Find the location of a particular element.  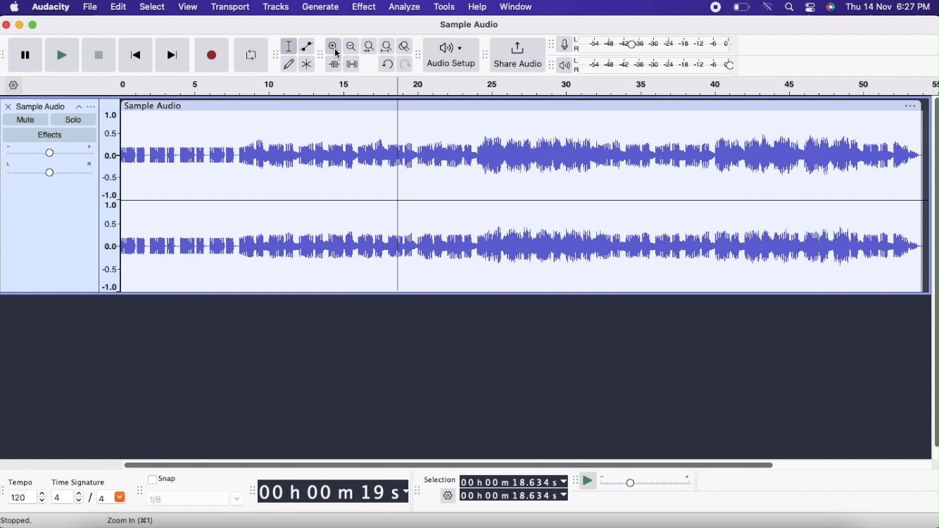

4 is located at coordinates (67, 498).